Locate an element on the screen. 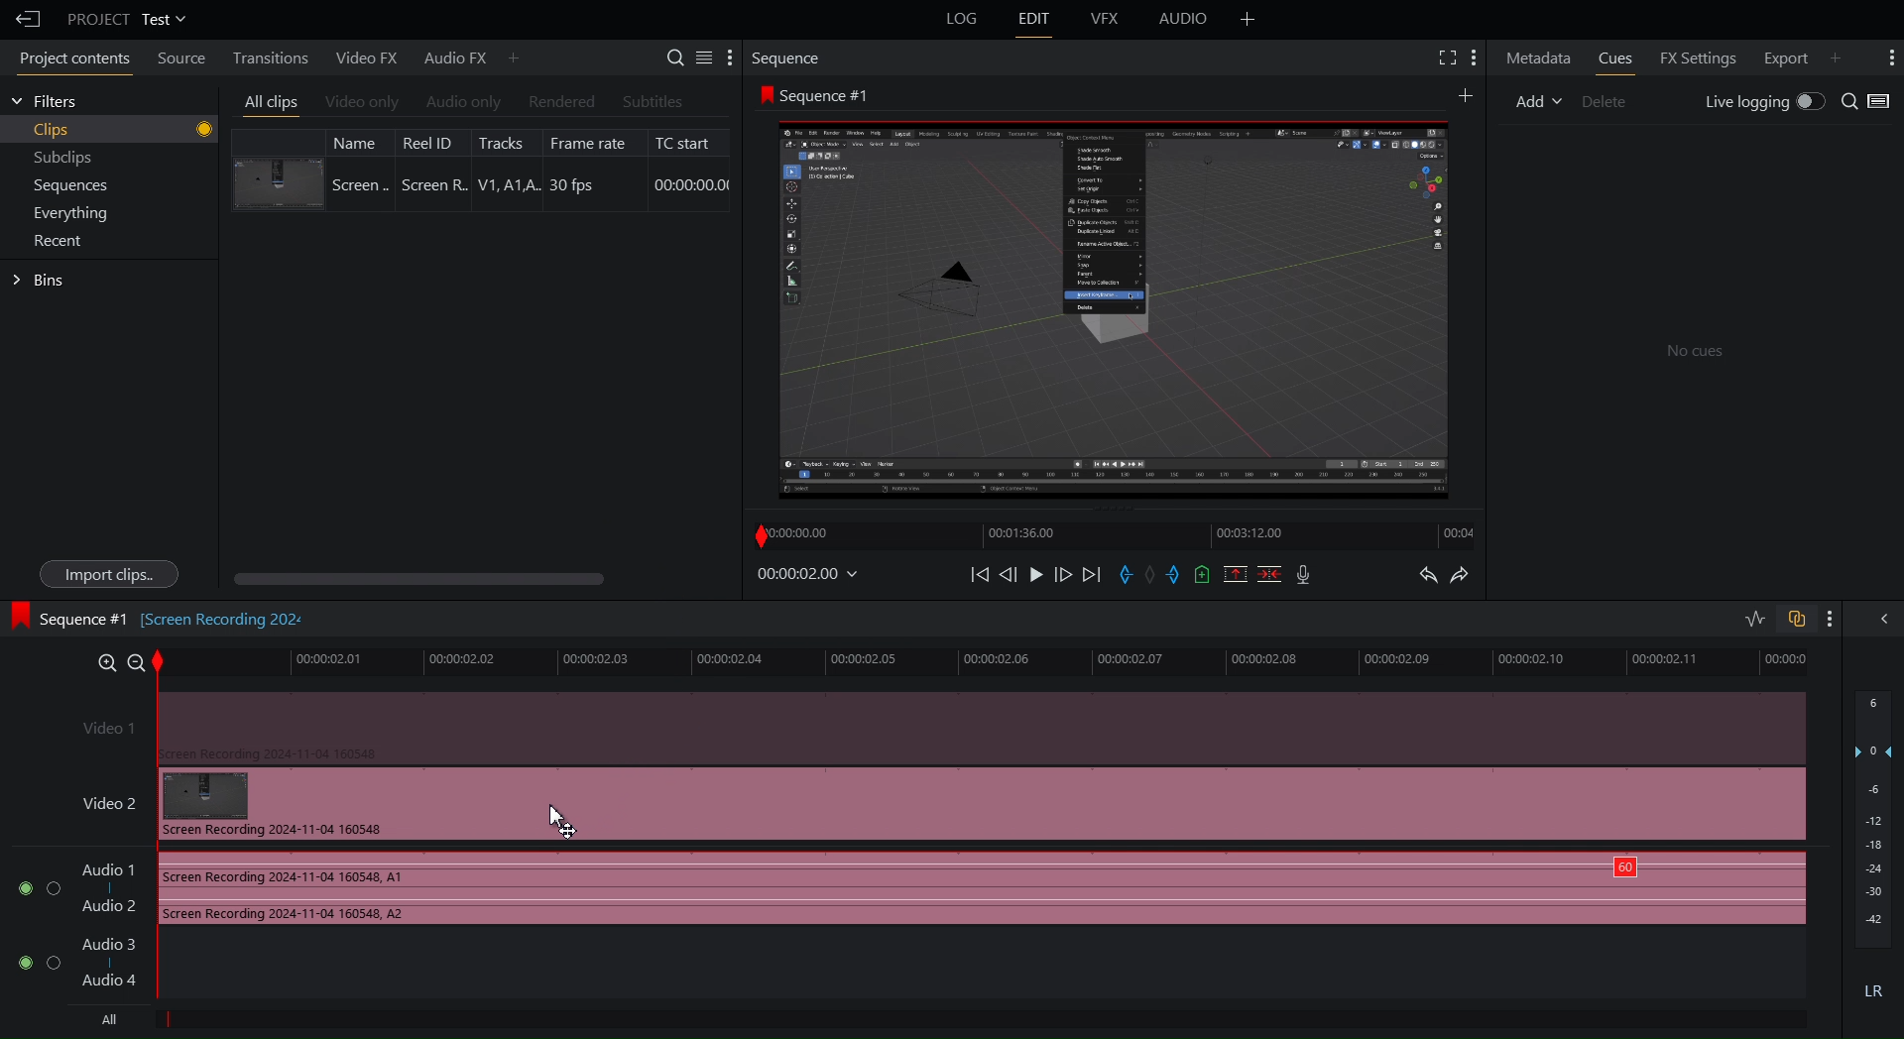 The image size is (1904, 1039). More is located at coordinates (1476, 58).